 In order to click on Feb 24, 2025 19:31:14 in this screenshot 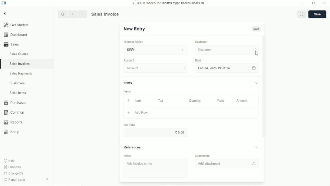, I will do `click(227, 68)`.